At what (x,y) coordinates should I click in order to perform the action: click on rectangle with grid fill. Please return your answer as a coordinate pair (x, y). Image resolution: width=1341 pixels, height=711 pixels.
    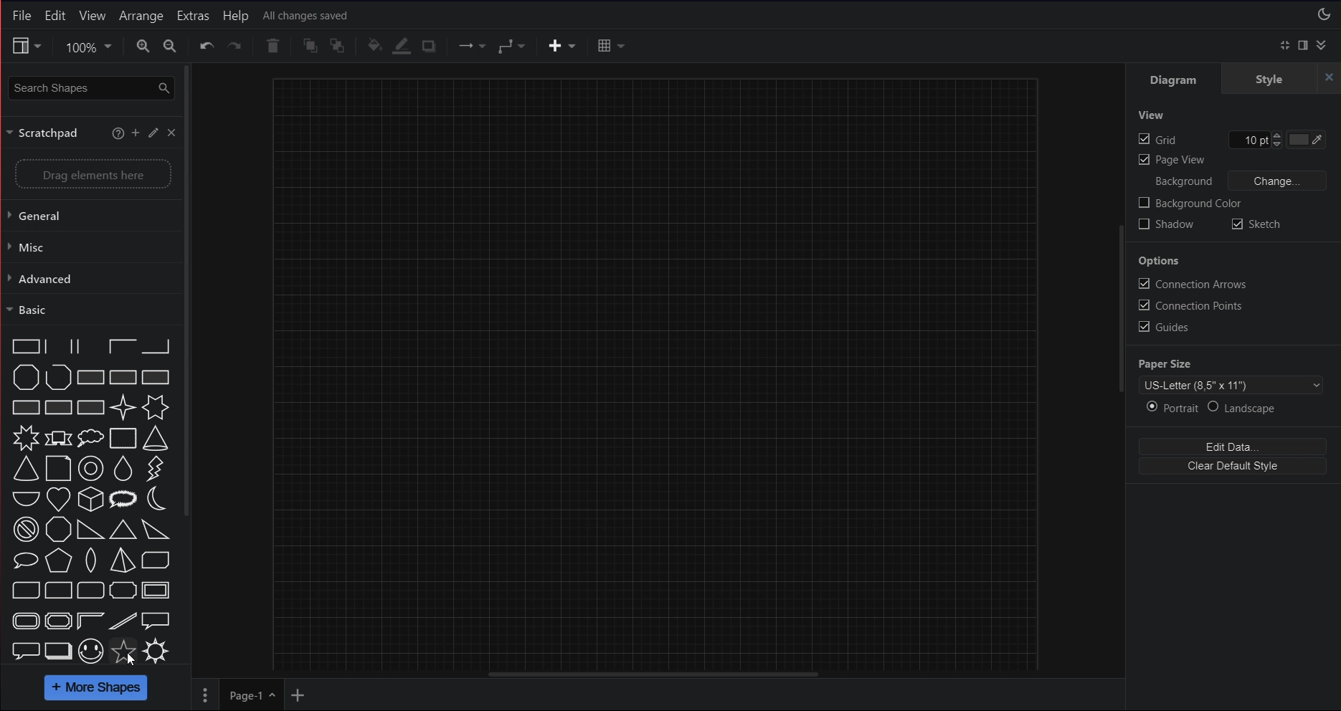
    Looking at the image, I should click on (59, 407).